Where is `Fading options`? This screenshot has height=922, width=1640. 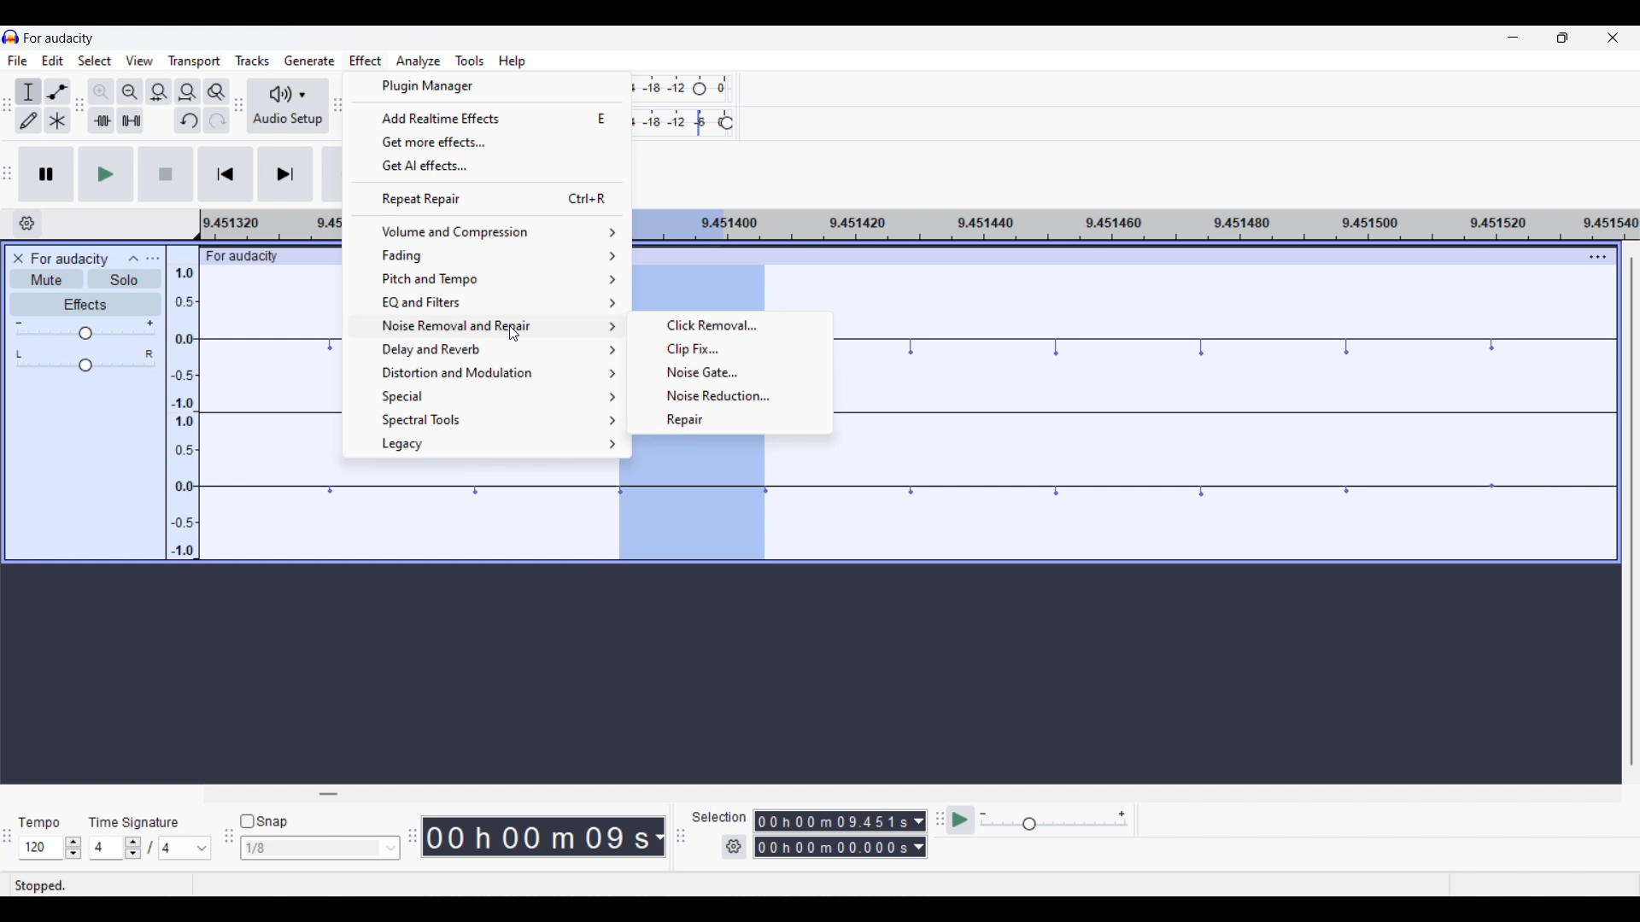
Fading options is located at coordinates (490, 256).